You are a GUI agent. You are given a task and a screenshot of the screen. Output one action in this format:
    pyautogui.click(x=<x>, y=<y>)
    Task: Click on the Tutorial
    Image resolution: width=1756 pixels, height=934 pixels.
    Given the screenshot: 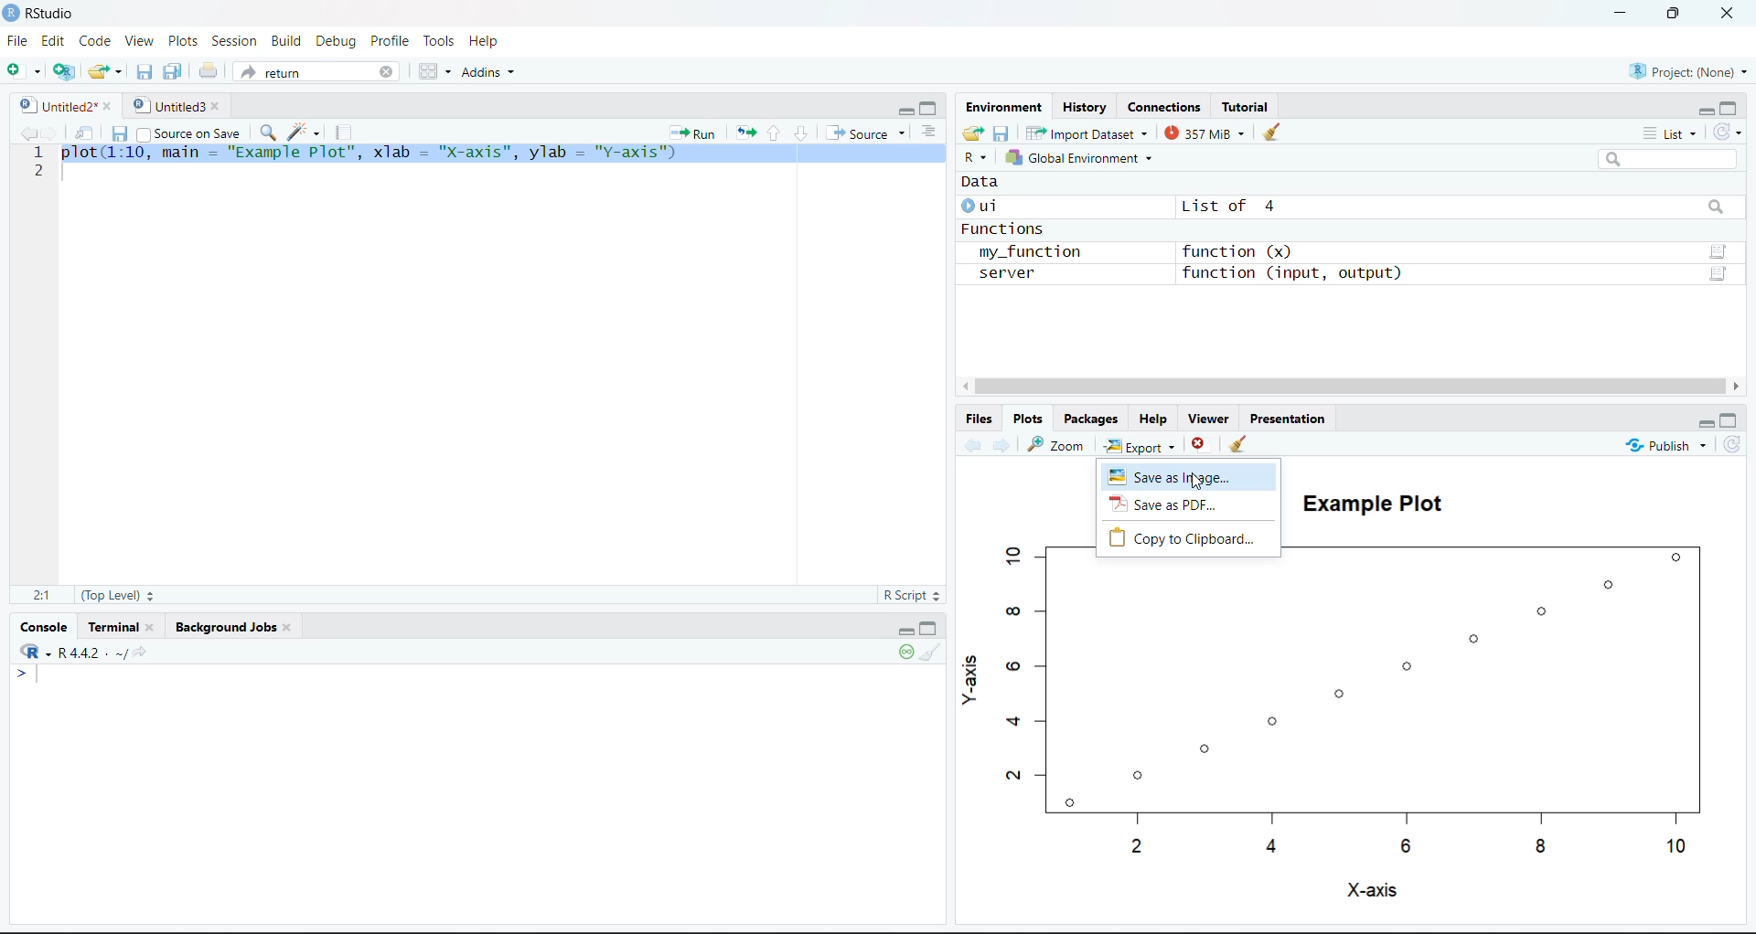 What is the action you would take?
    pyautogui.click(x=1246, y=105)
    